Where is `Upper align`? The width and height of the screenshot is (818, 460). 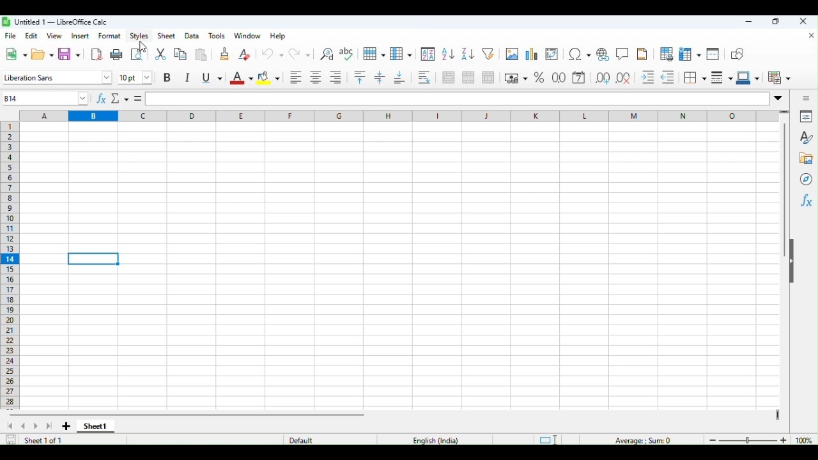
Upper align is located at coordinates (359, 79).